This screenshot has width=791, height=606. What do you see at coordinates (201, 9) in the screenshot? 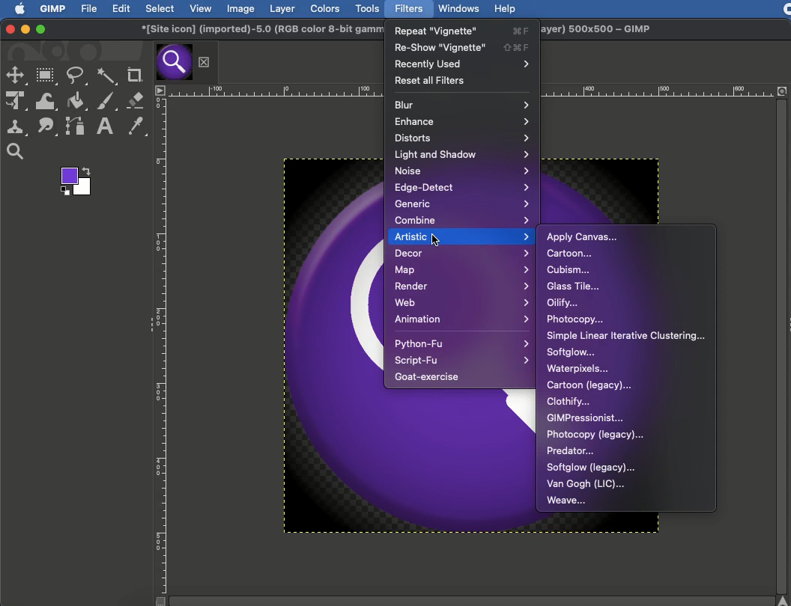
I see `View` at bounding box center [201, 9].